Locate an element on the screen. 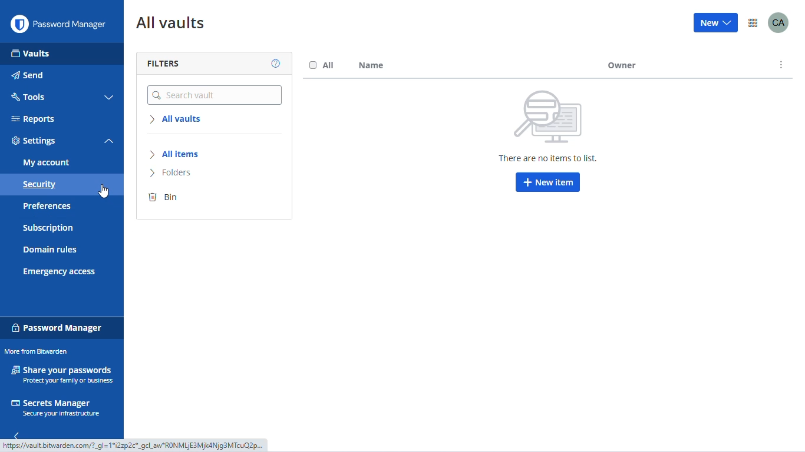  toggle collapse is located at coordinates (110, 98).